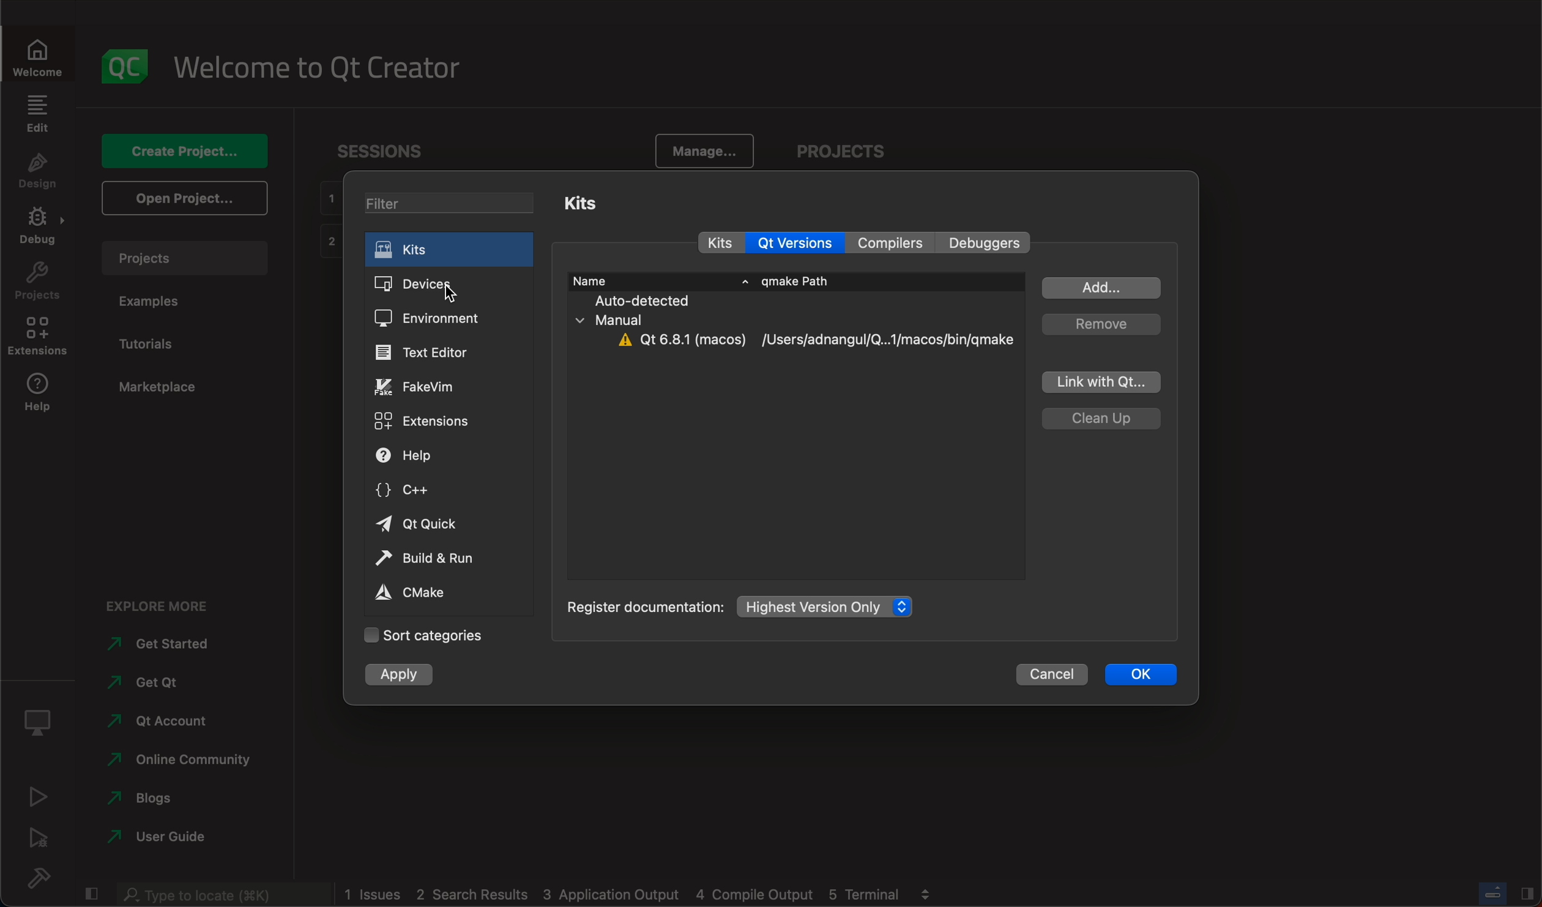  Describe the element at coordinates (442, 387) in the screenshot. I see `fakevim` at that location.